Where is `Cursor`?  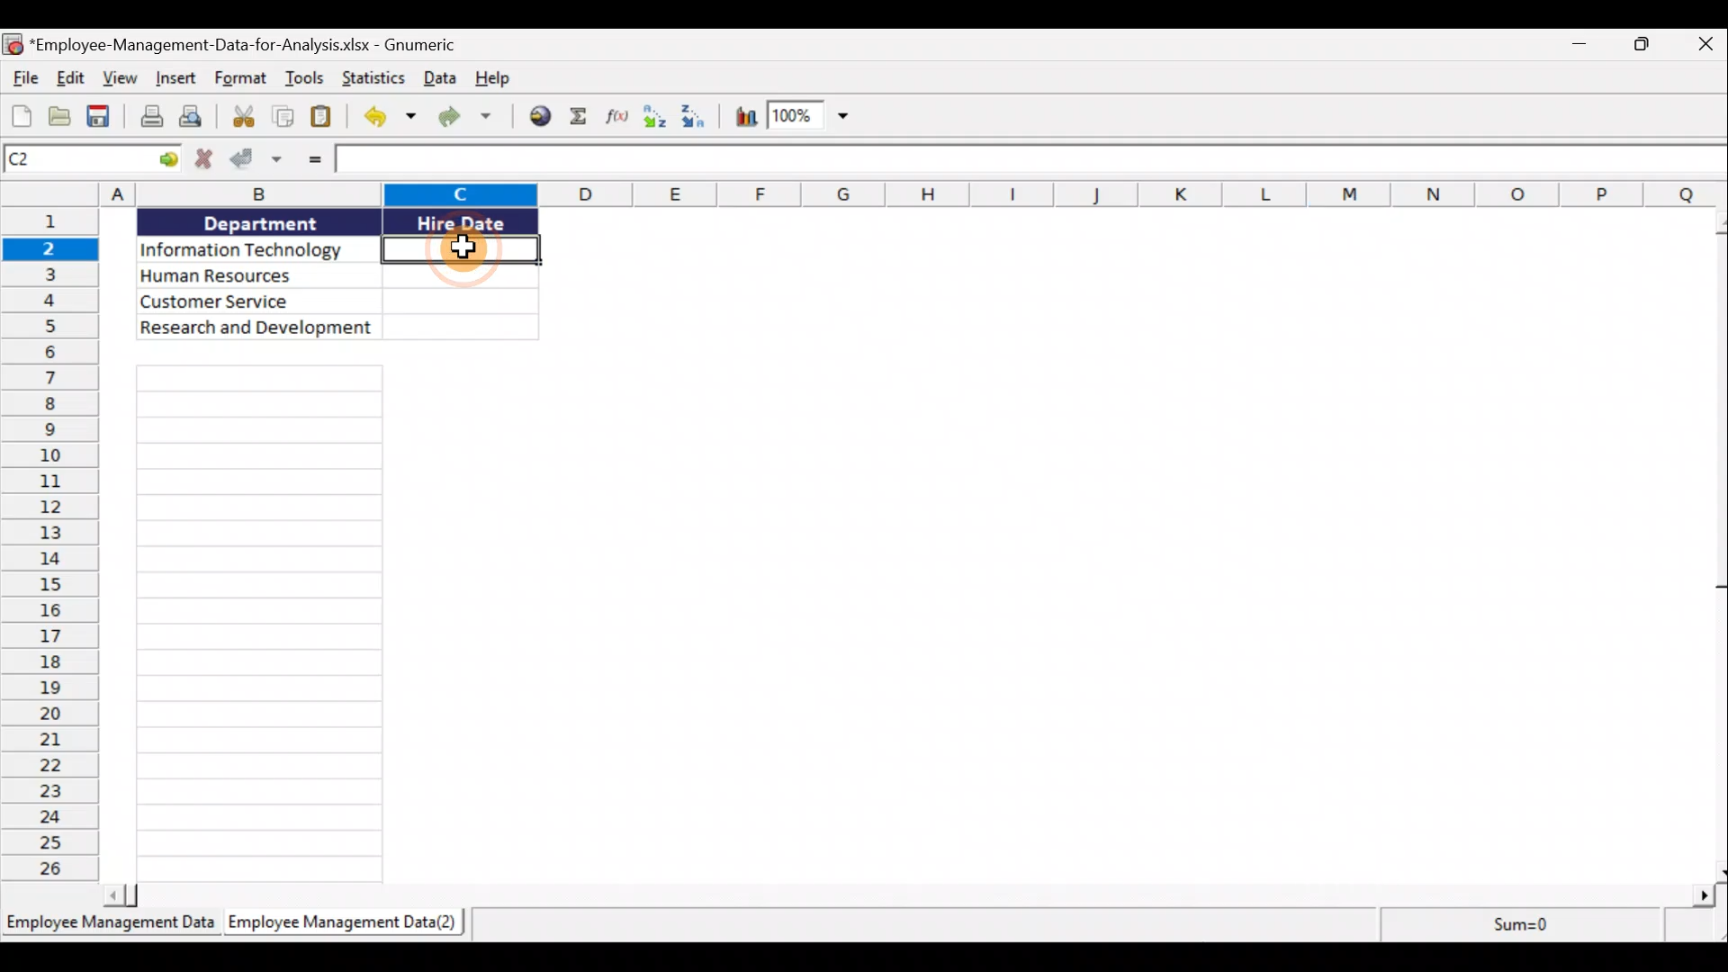 Cursor is located at coordinates (462, 246).